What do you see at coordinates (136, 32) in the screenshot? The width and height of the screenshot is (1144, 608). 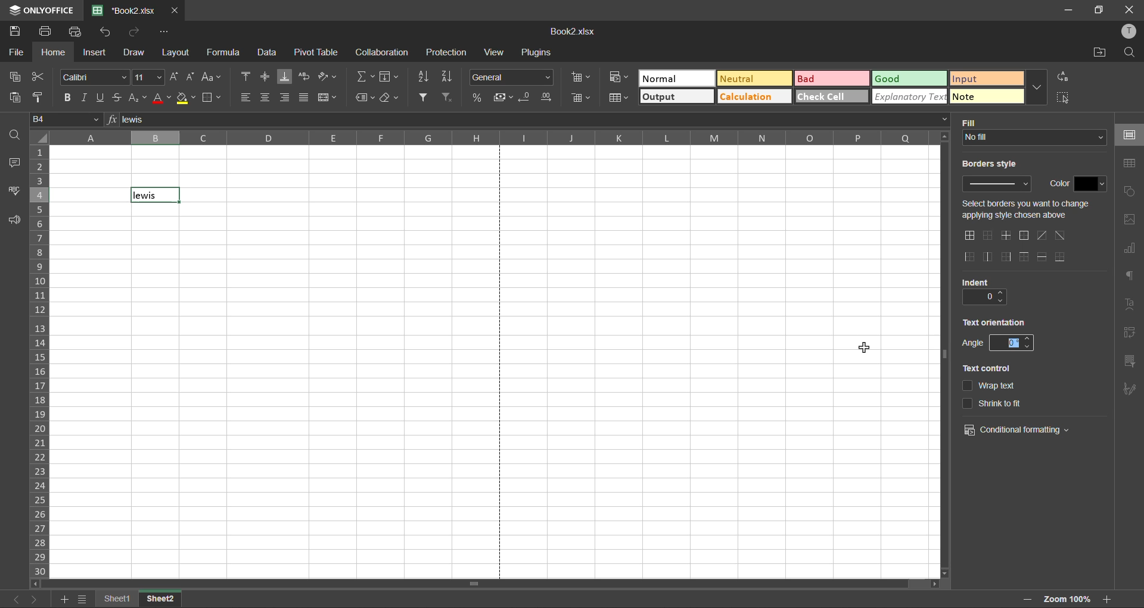 I see `redo` at bounding box center [136, 32].